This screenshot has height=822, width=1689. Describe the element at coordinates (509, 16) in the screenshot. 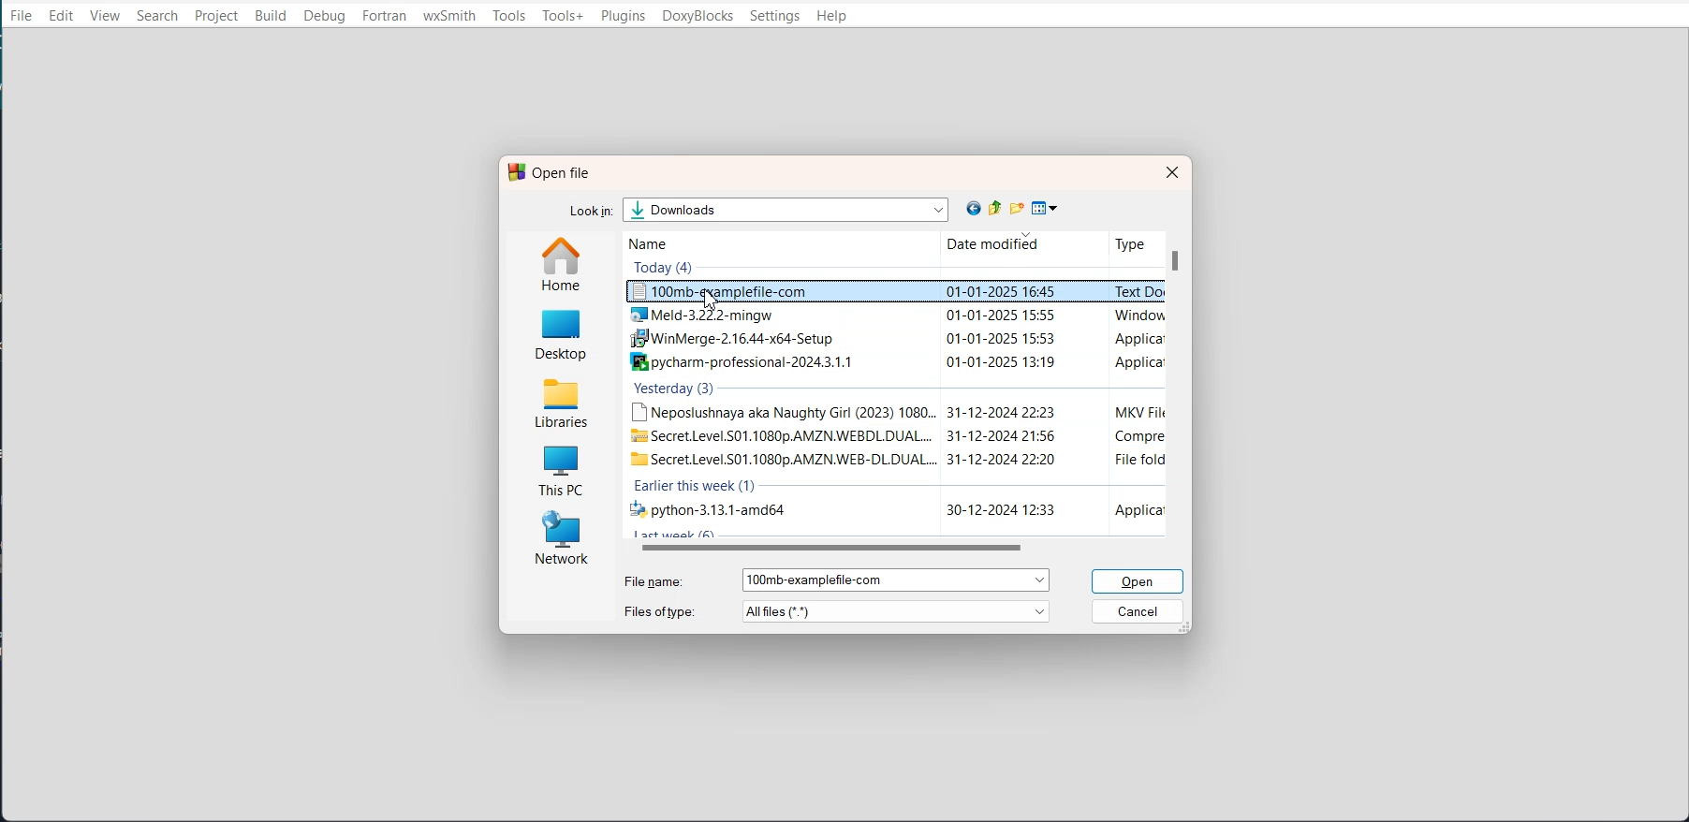

I see `Tools` at that location.